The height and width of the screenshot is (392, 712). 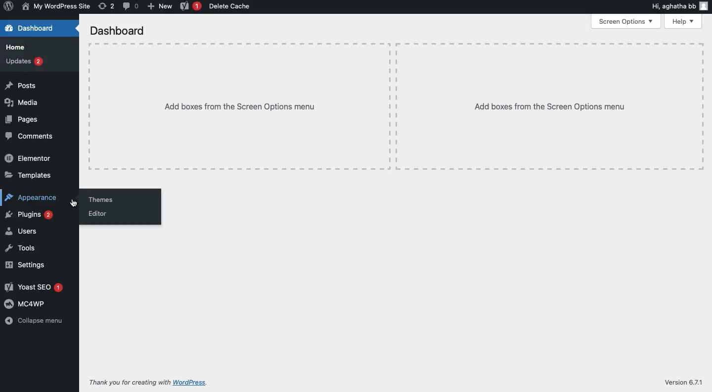 I want to click on Thank you for creating with, so click(x=129, y=383).